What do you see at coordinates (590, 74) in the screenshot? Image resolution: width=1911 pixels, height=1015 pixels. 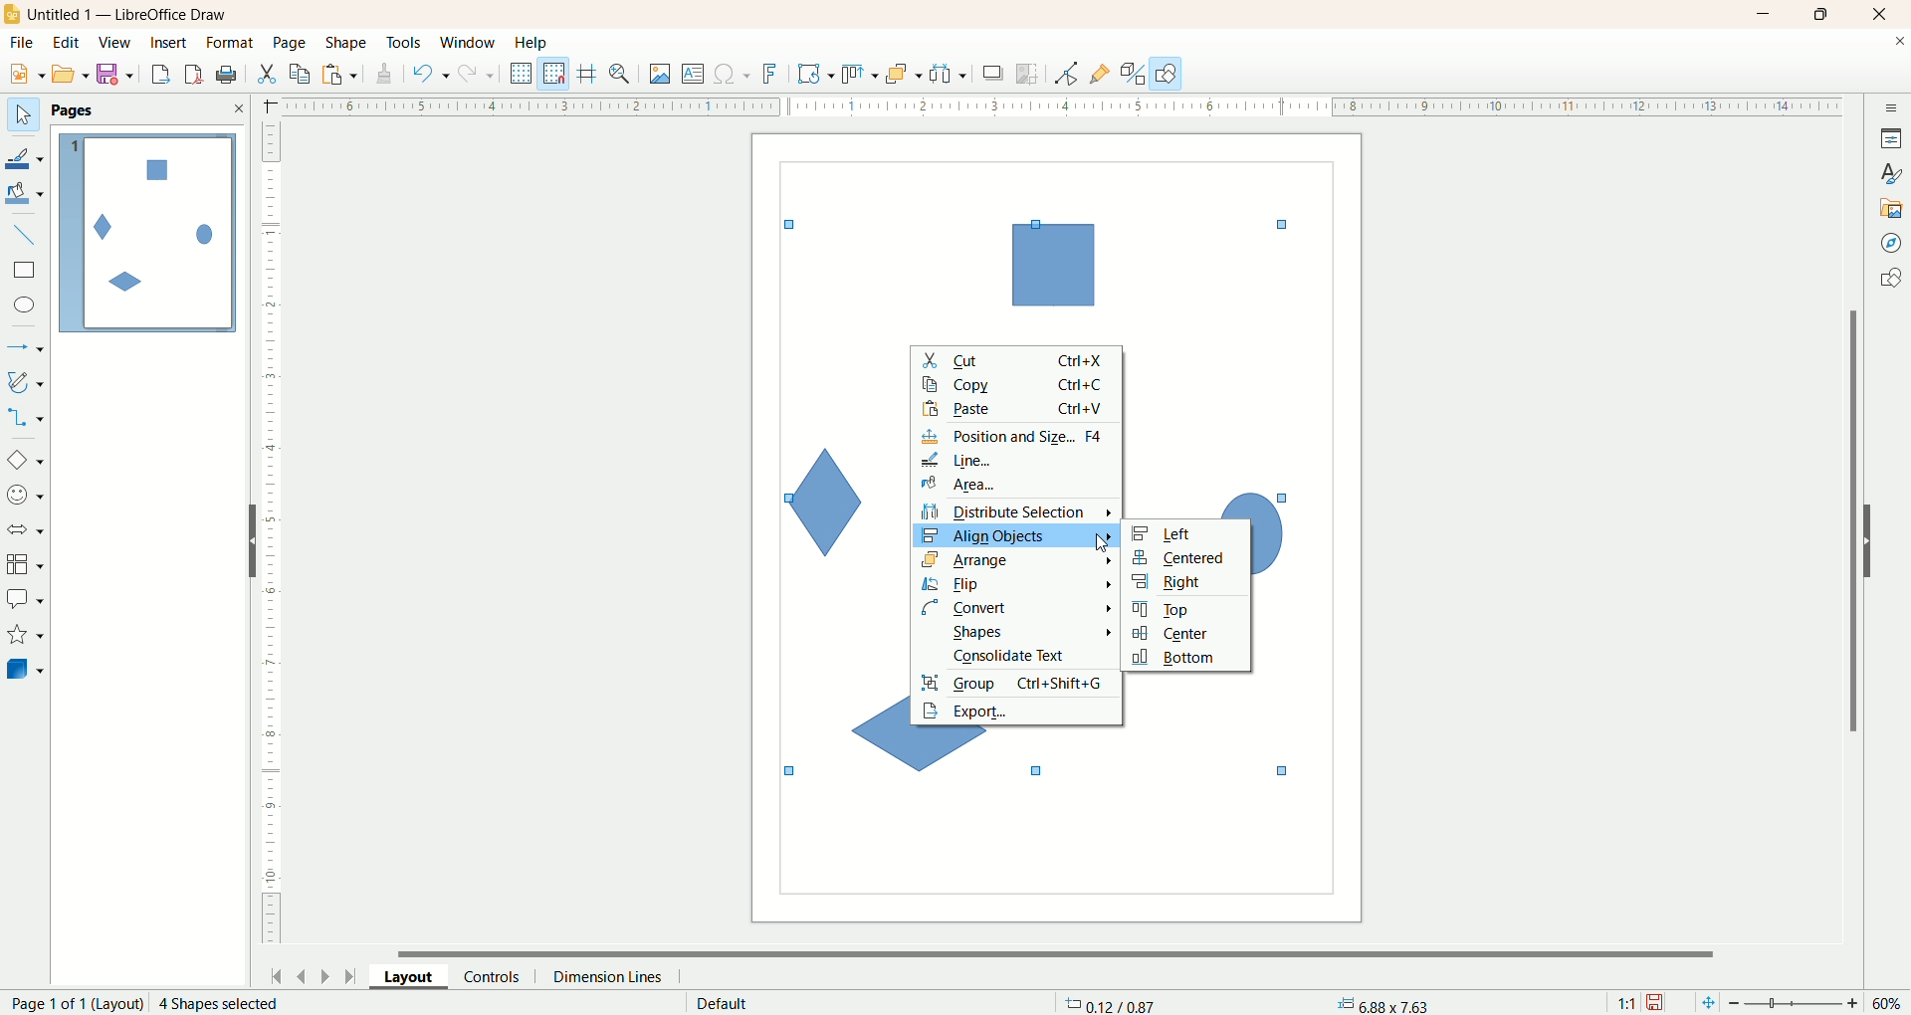 I see `helplines` at bounding box center [590, 74].